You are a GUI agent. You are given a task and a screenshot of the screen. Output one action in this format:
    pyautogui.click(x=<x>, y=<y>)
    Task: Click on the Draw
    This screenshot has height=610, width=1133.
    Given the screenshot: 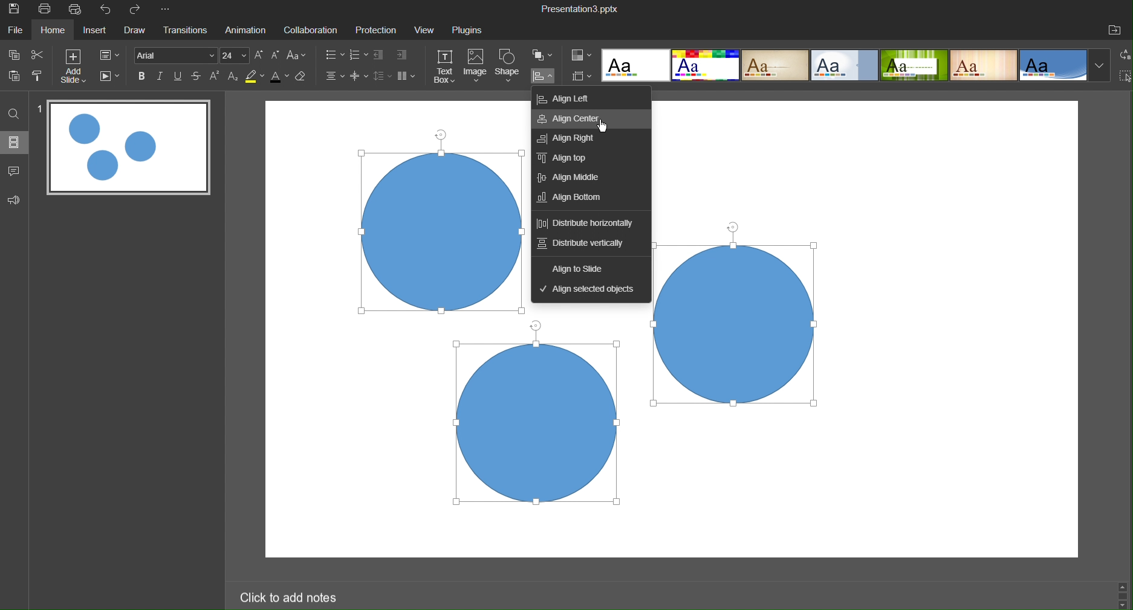 What is the action you would take?
    pyautogui.click(x=138, y=31)
    